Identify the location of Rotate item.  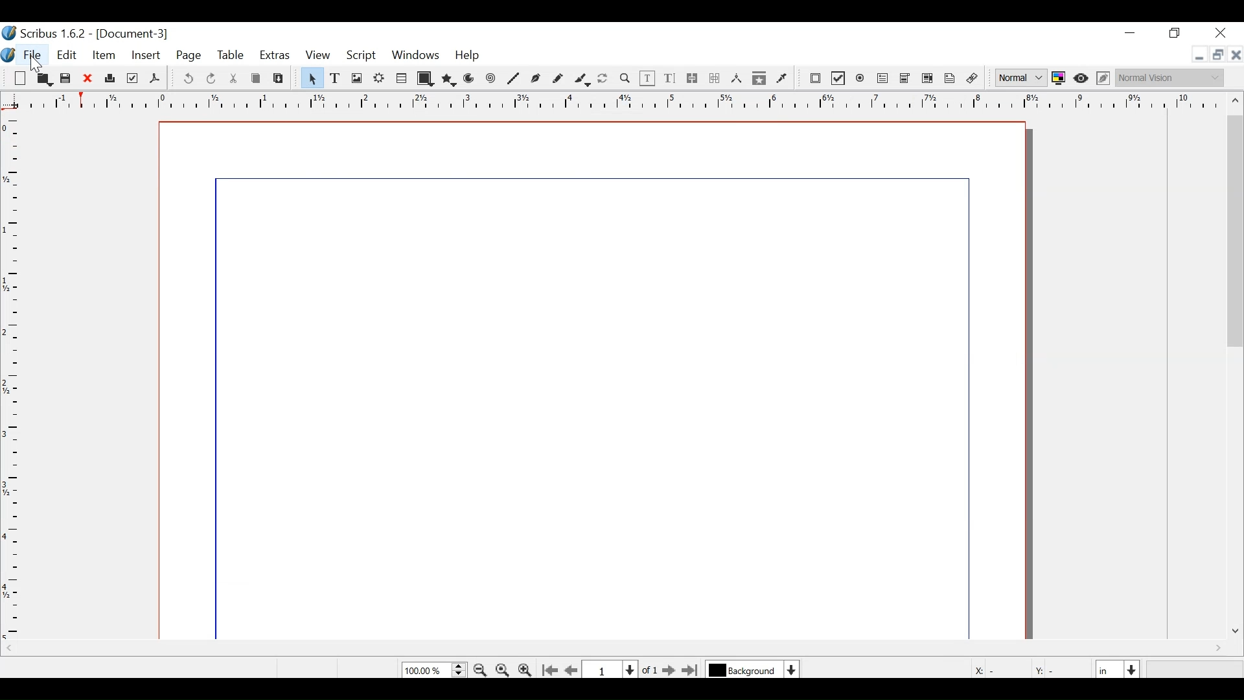
(605, 79).